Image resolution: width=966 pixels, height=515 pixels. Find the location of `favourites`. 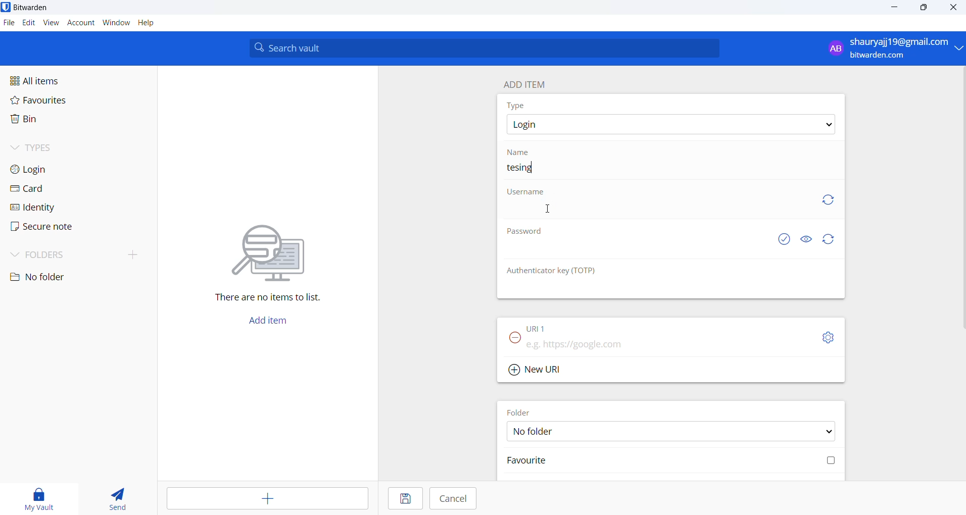

favourites is located at coordinates (56, 104).